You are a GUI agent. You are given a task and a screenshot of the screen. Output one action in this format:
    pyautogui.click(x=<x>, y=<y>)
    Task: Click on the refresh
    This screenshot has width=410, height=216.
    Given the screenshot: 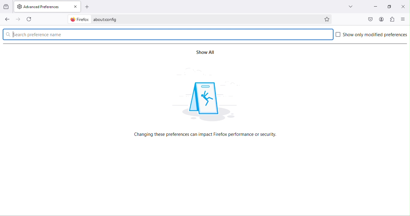 What is the action you would take?
    pyautogui.click(x=30, y=19)
    